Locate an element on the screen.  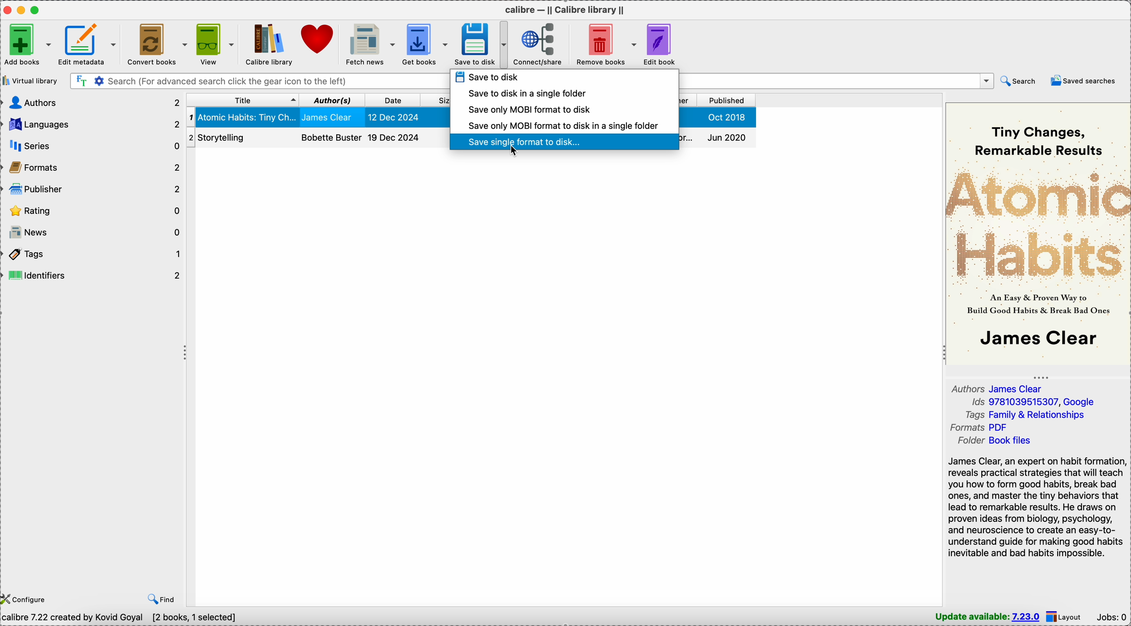
Storytelling book details is located at coordinates (317, 139).